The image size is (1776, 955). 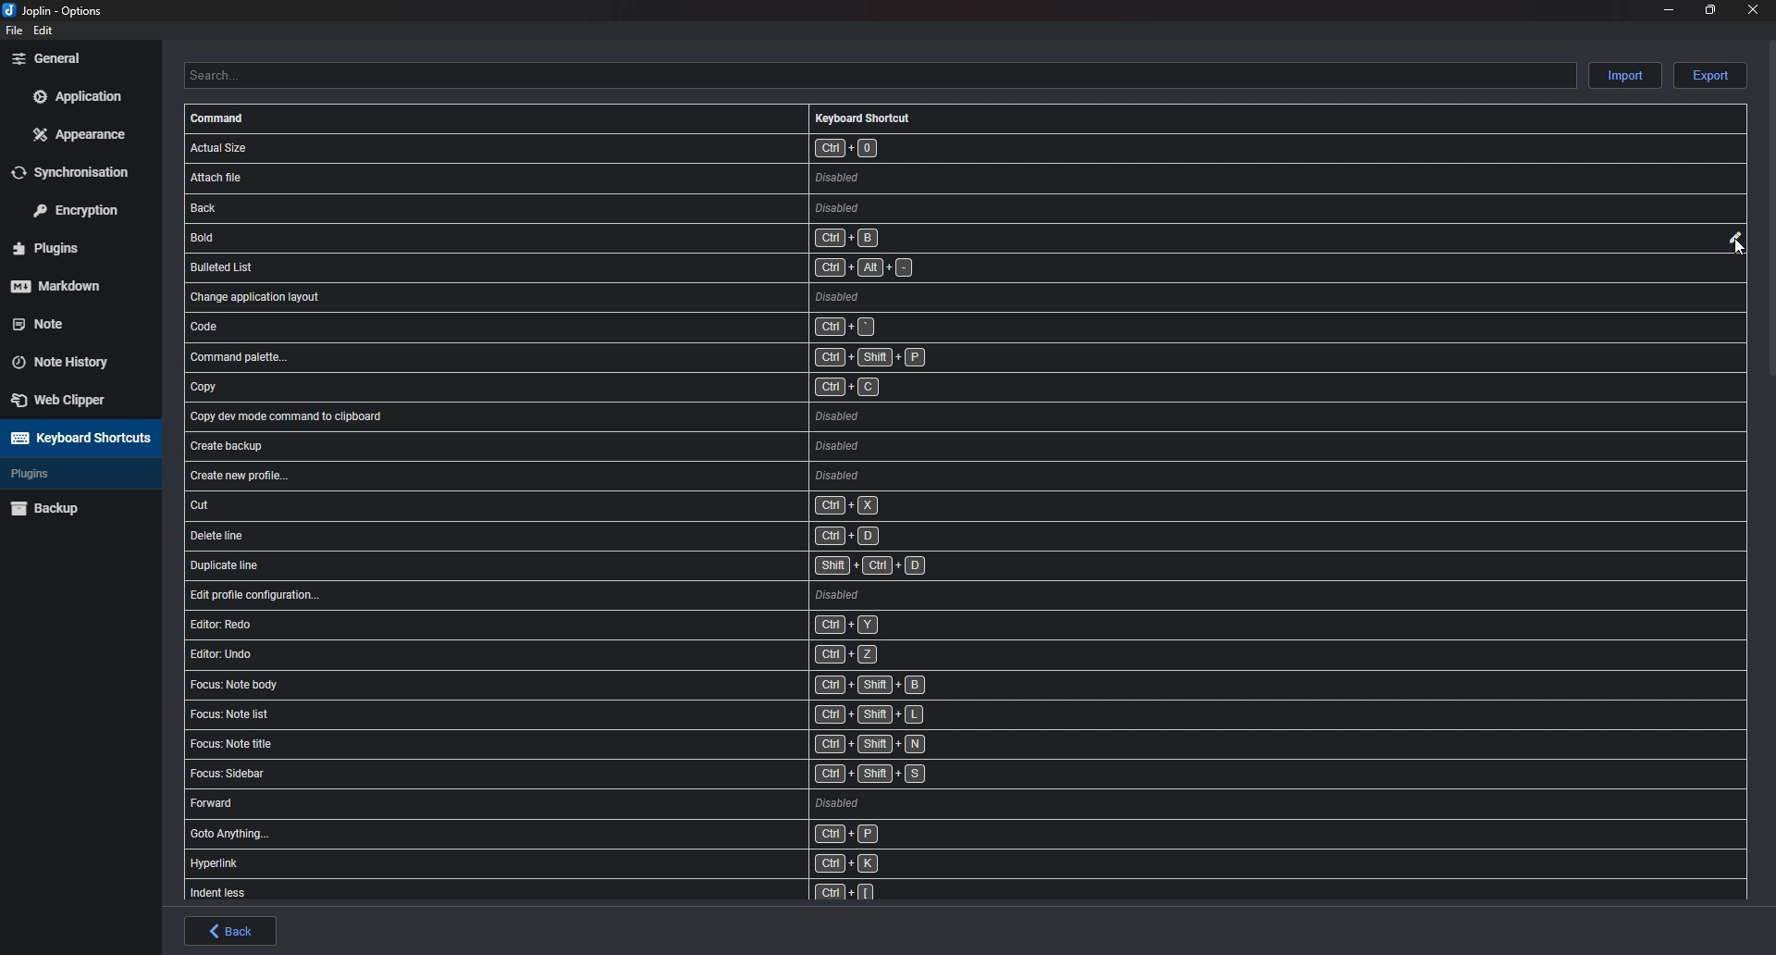 I want to click on mark down, so click(x=71, y=285).